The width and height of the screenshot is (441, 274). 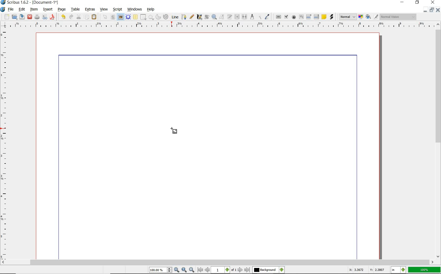 What do you see at coordinates (324, 17) in the screenshot?
I see `text annotation` at bounding box center [324, 17].